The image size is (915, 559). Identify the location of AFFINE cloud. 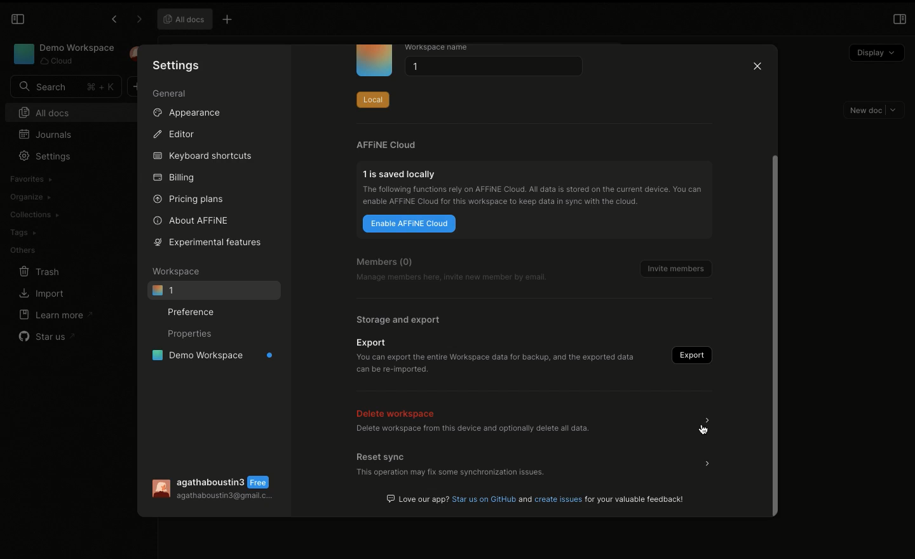
(386, 145).